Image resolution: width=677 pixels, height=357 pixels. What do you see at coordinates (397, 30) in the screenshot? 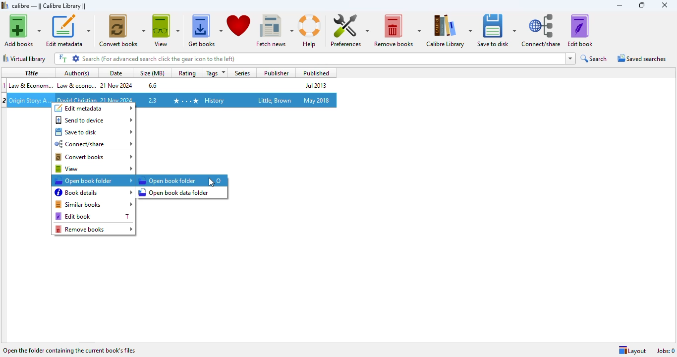
I see `remove books` at bounding box center [397, 30].